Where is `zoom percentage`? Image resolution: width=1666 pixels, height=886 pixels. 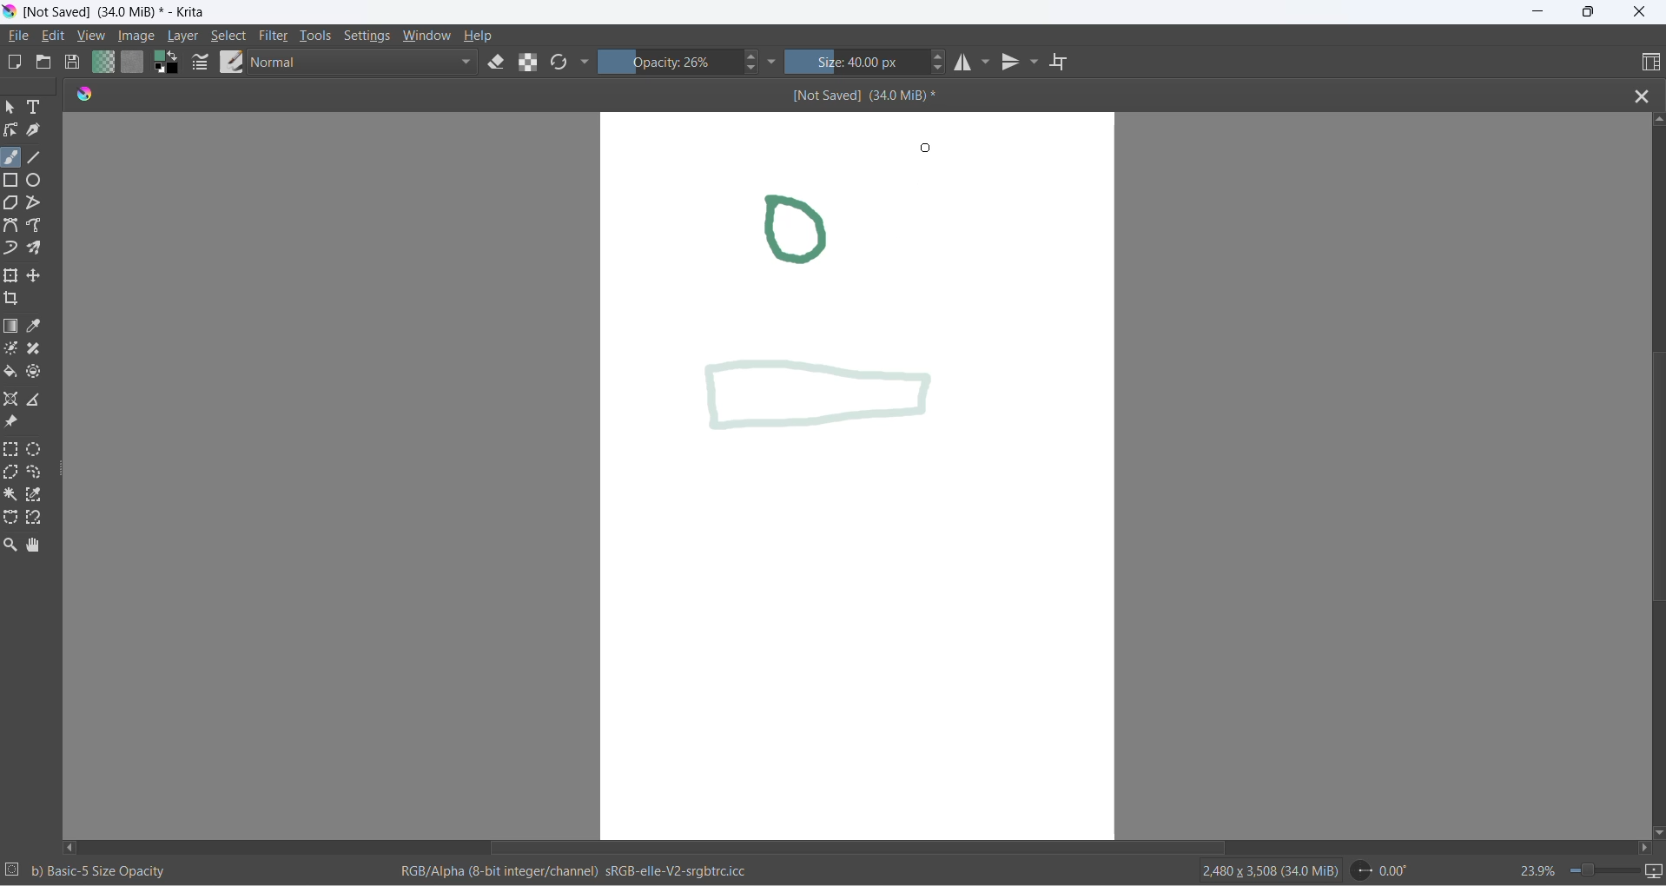 zoom percentage is located at coordinates (1527, 869).